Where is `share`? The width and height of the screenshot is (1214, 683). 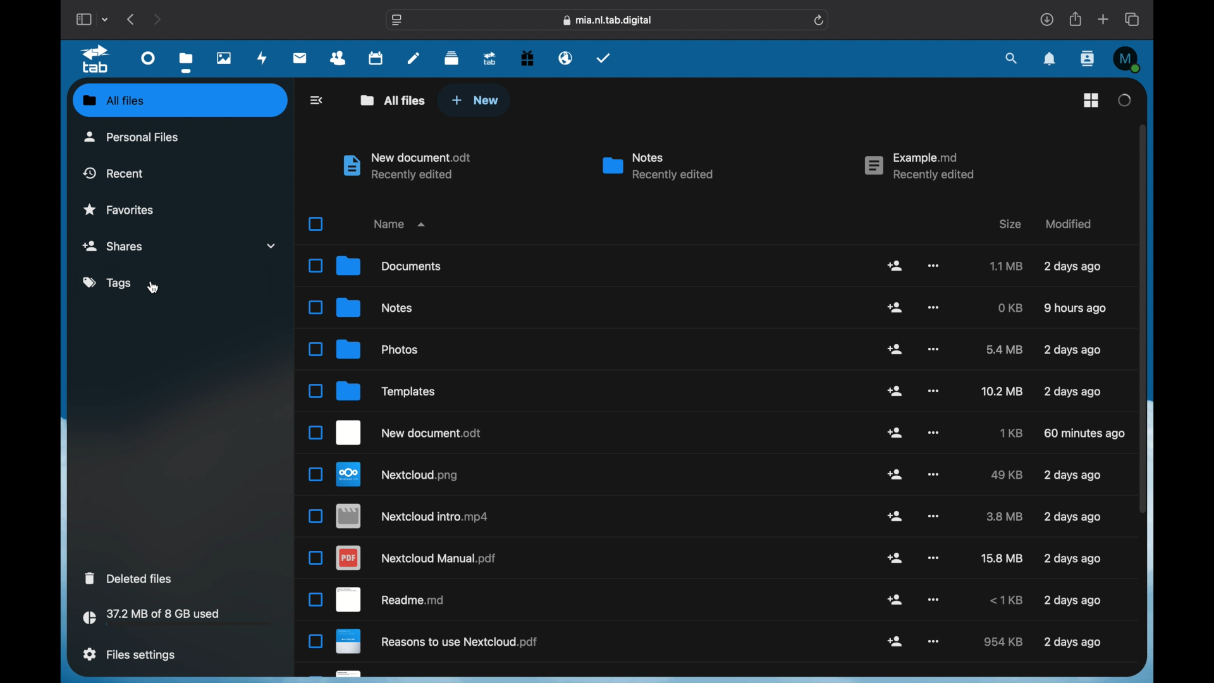
share is located at coordinates (896, 308).